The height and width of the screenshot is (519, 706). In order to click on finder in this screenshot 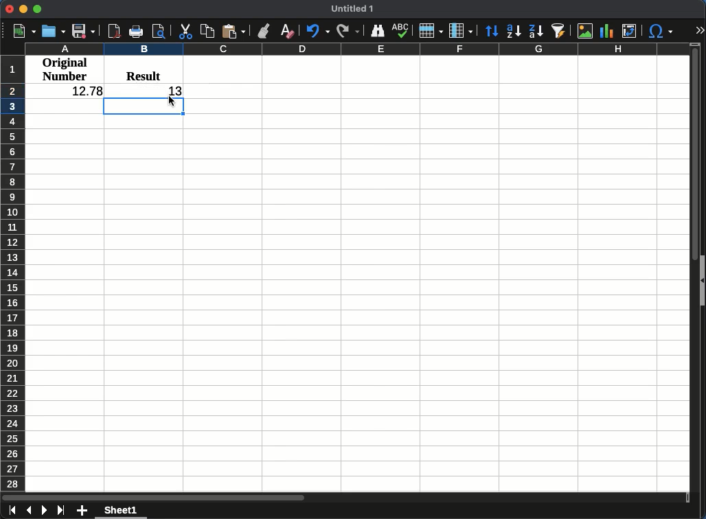, I will do `click(378, 30)`.